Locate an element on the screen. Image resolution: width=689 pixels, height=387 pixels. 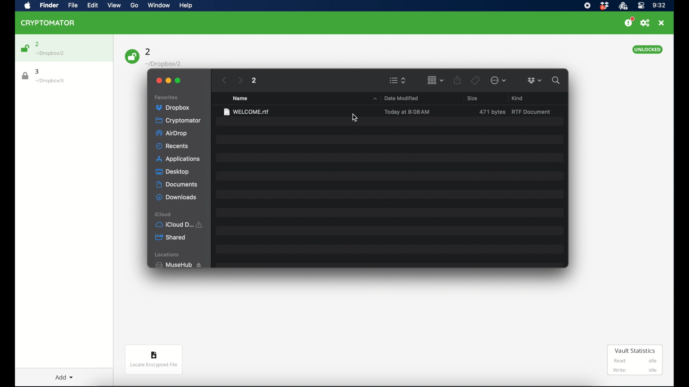
maximize is located at coordinates (178, 81).